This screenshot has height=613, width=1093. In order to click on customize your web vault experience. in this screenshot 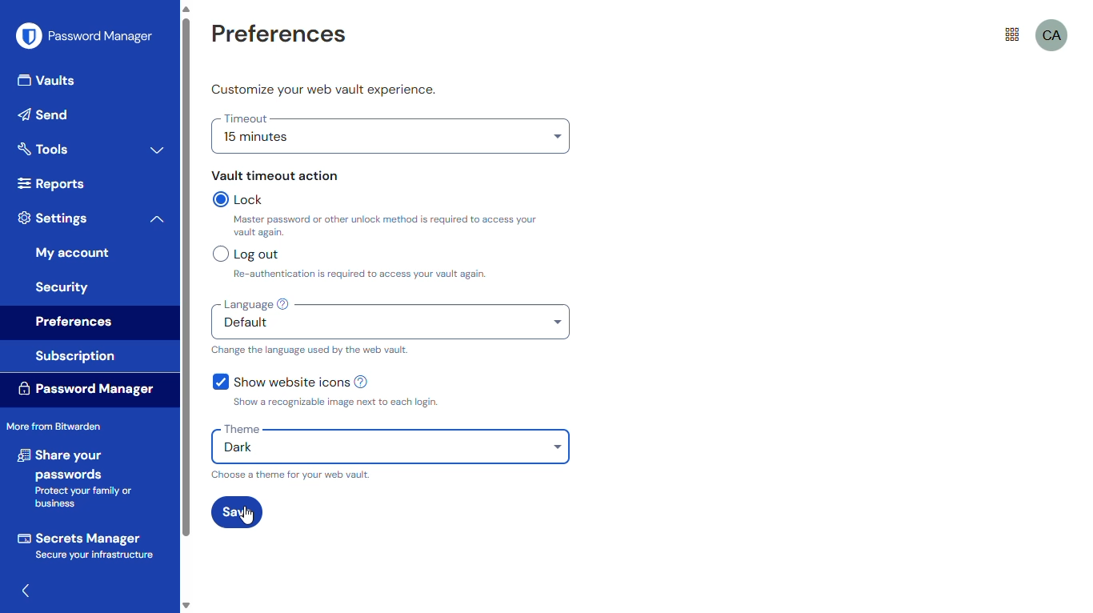, I will do `click(324, 90)`.